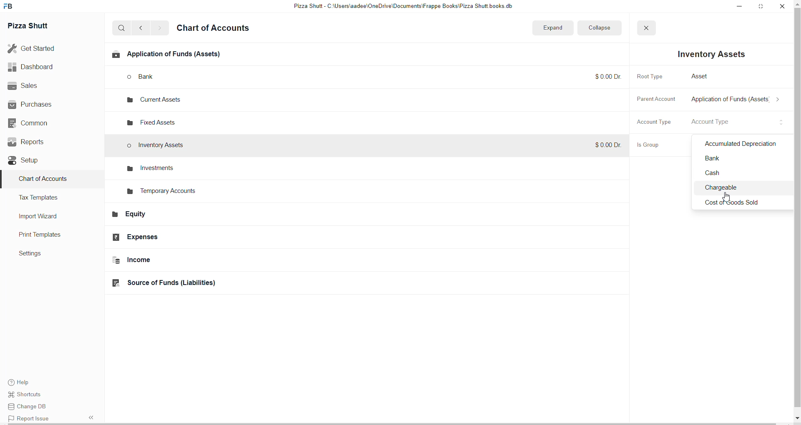 This screenshot has height=425, width=801. I want to click on current assets, so click(151, 101).